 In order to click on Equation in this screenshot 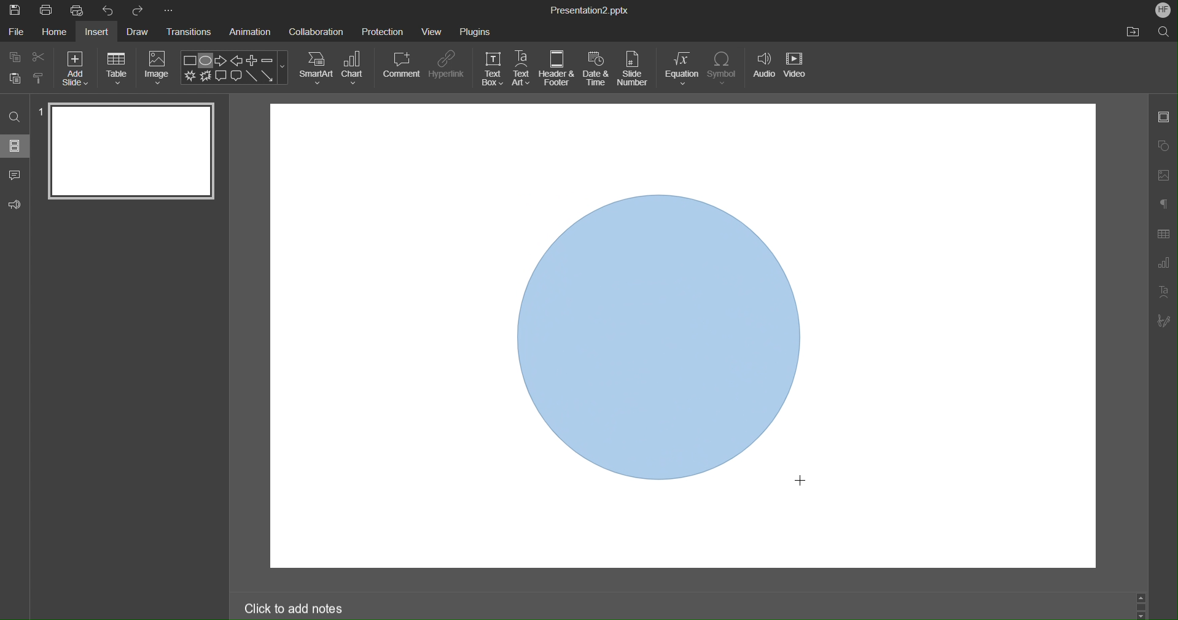, I will do `click(682, 69)`.